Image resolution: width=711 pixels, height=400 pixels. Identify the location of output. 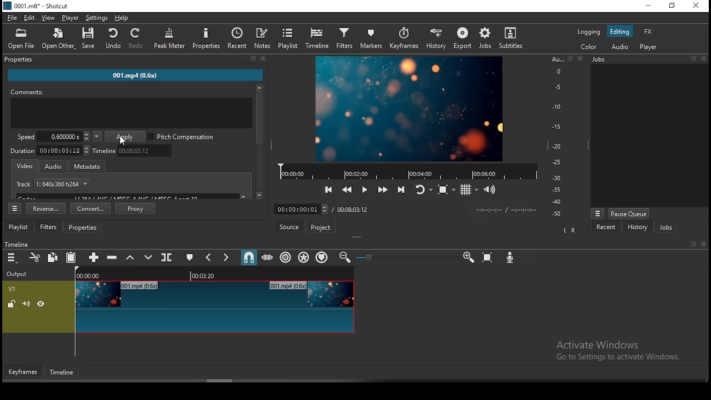
(21, 274).